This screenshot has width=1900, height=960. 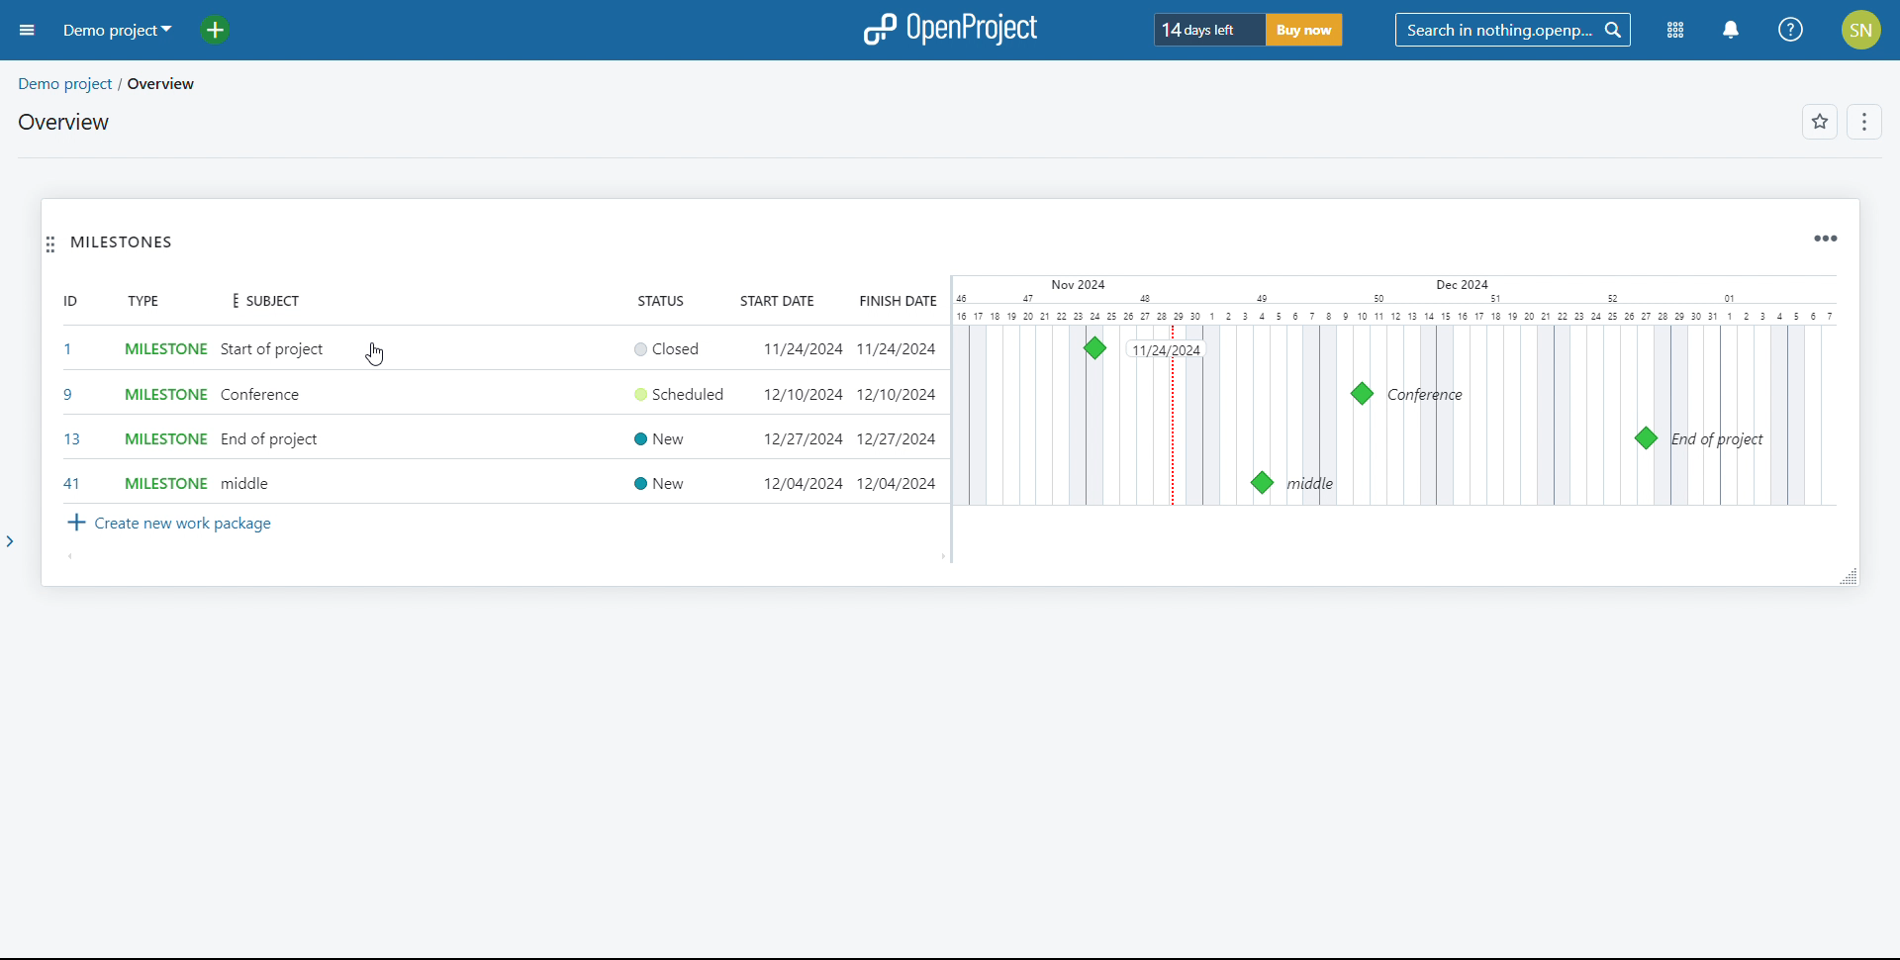 I want to click on id, so click(x=63, y=304).